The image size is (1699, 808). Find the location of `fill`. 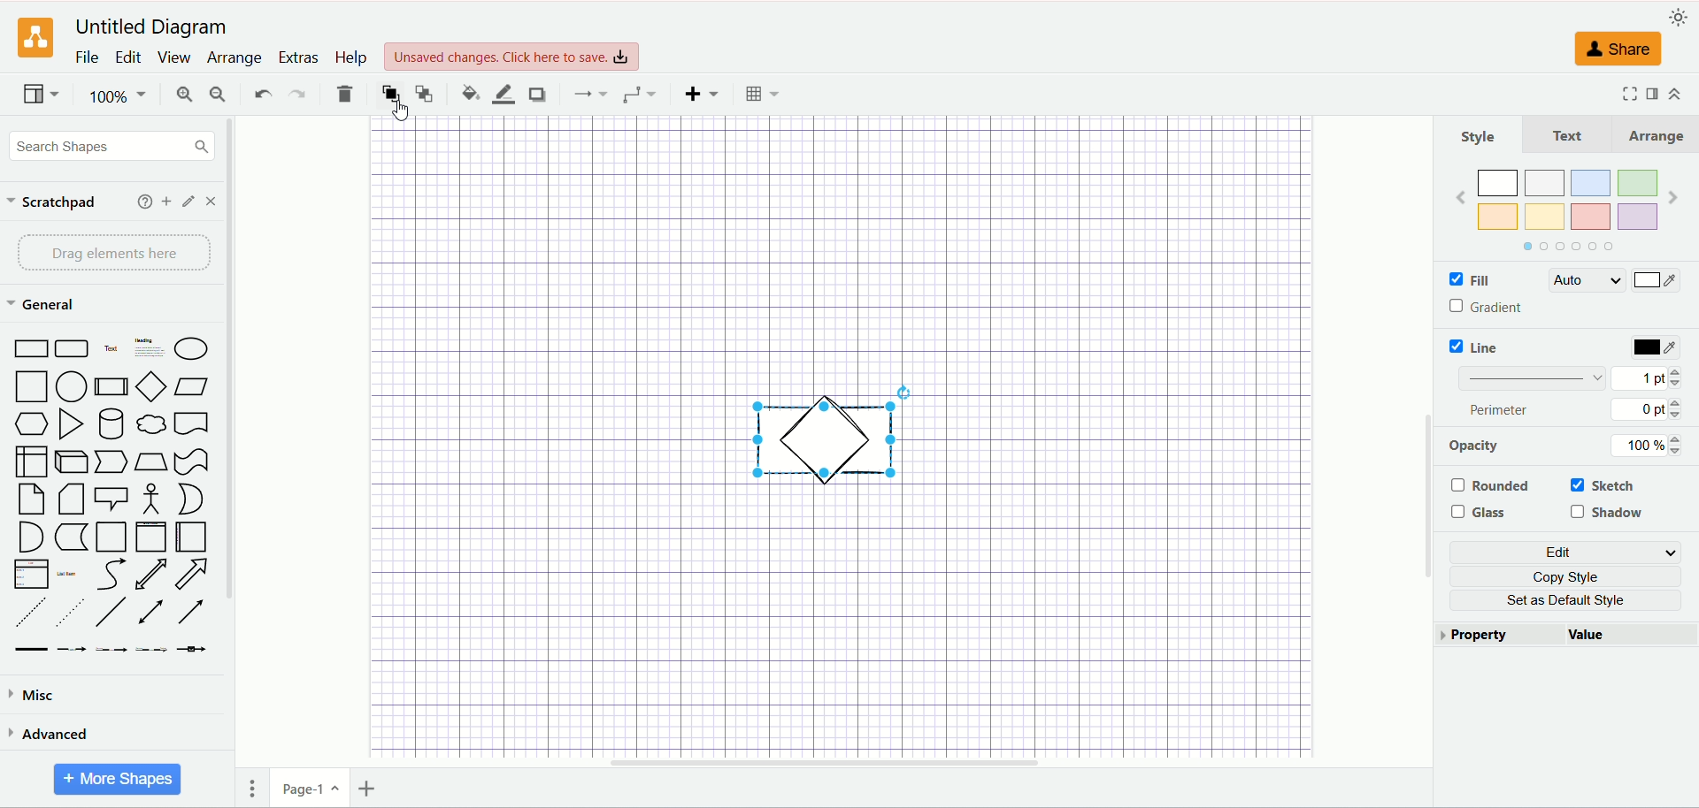

fill is located at coordinates (1462, 279).